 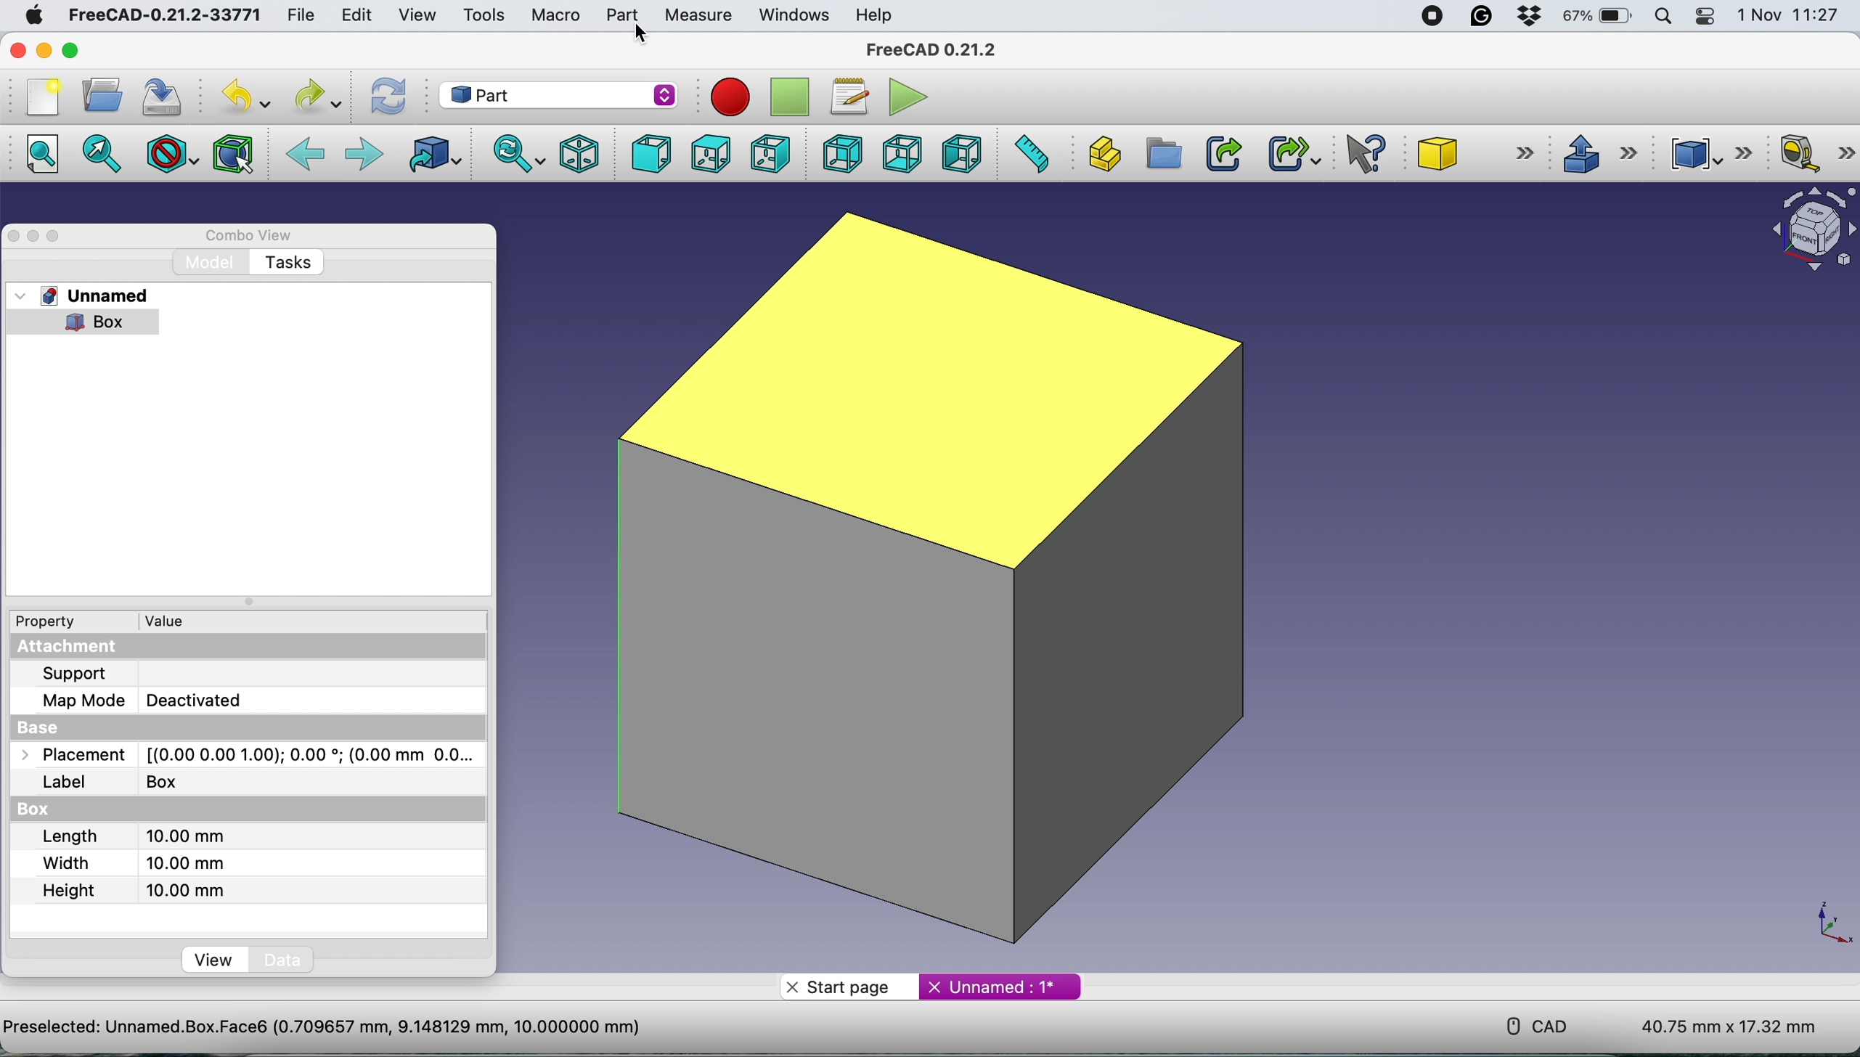 I want to click on height, so click(x=129, y=890).